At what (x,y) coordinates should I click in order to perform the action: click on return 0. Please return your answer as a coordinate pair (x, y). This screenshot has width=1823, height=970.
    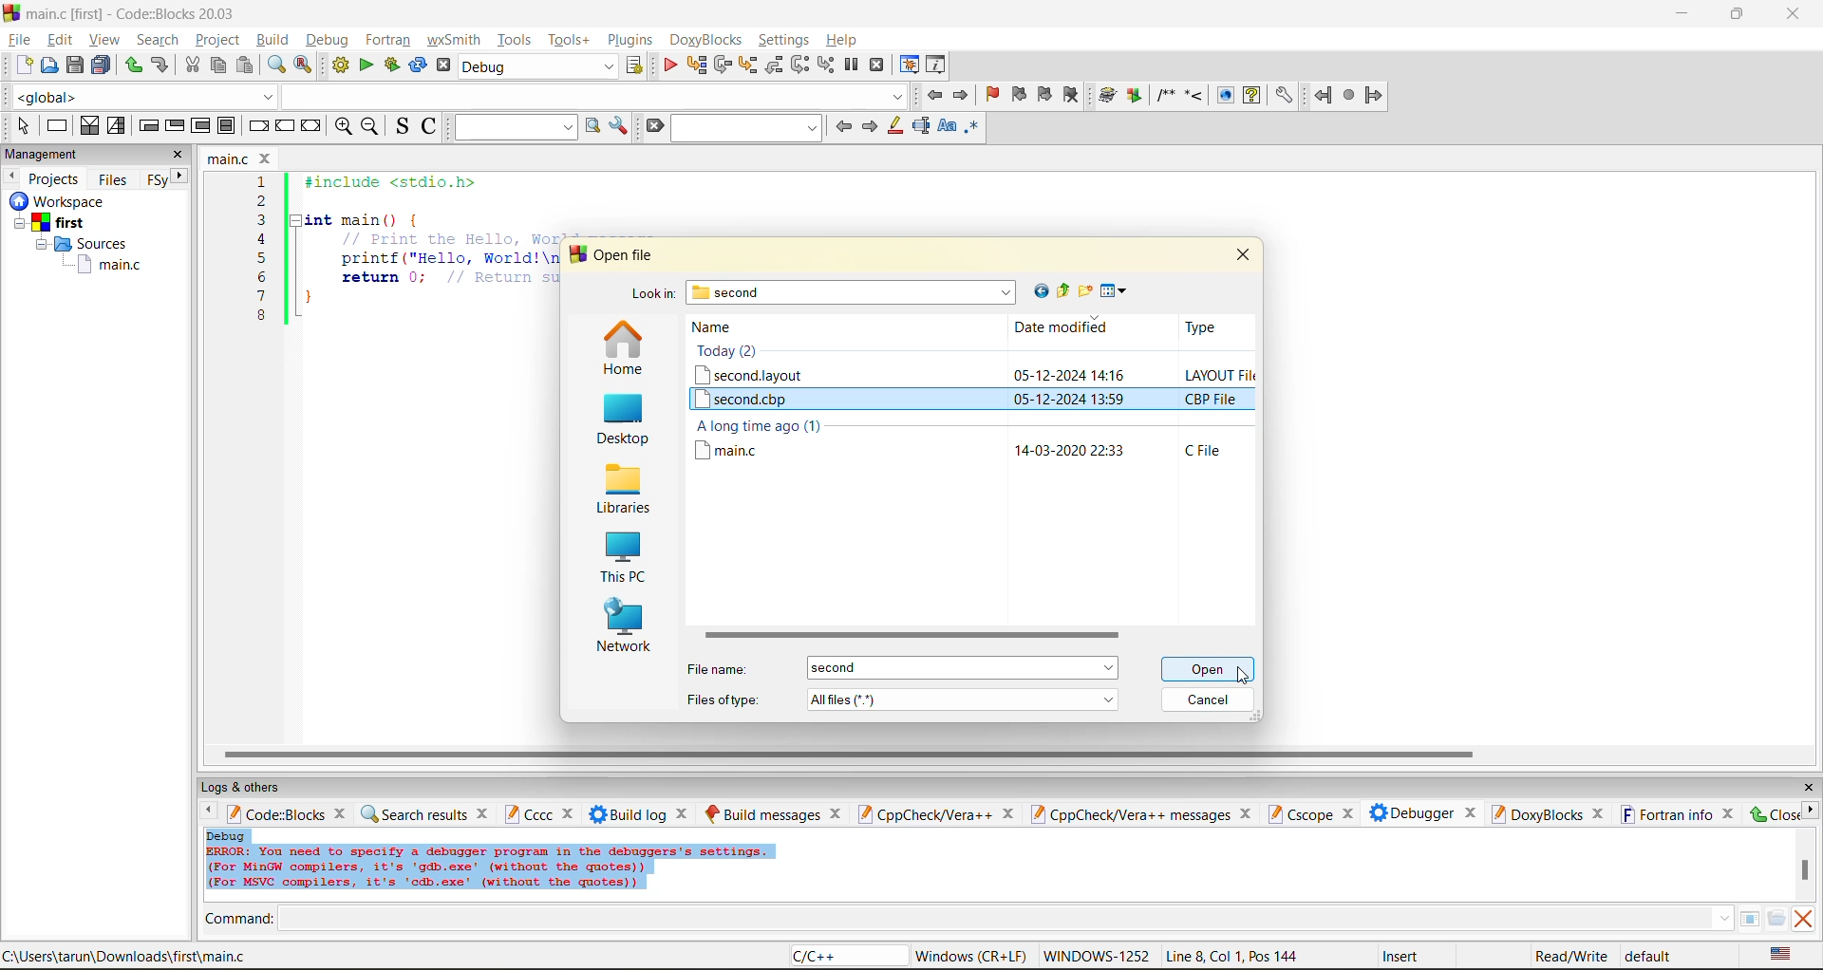
    Looking at the image, I should click on (449, 277).